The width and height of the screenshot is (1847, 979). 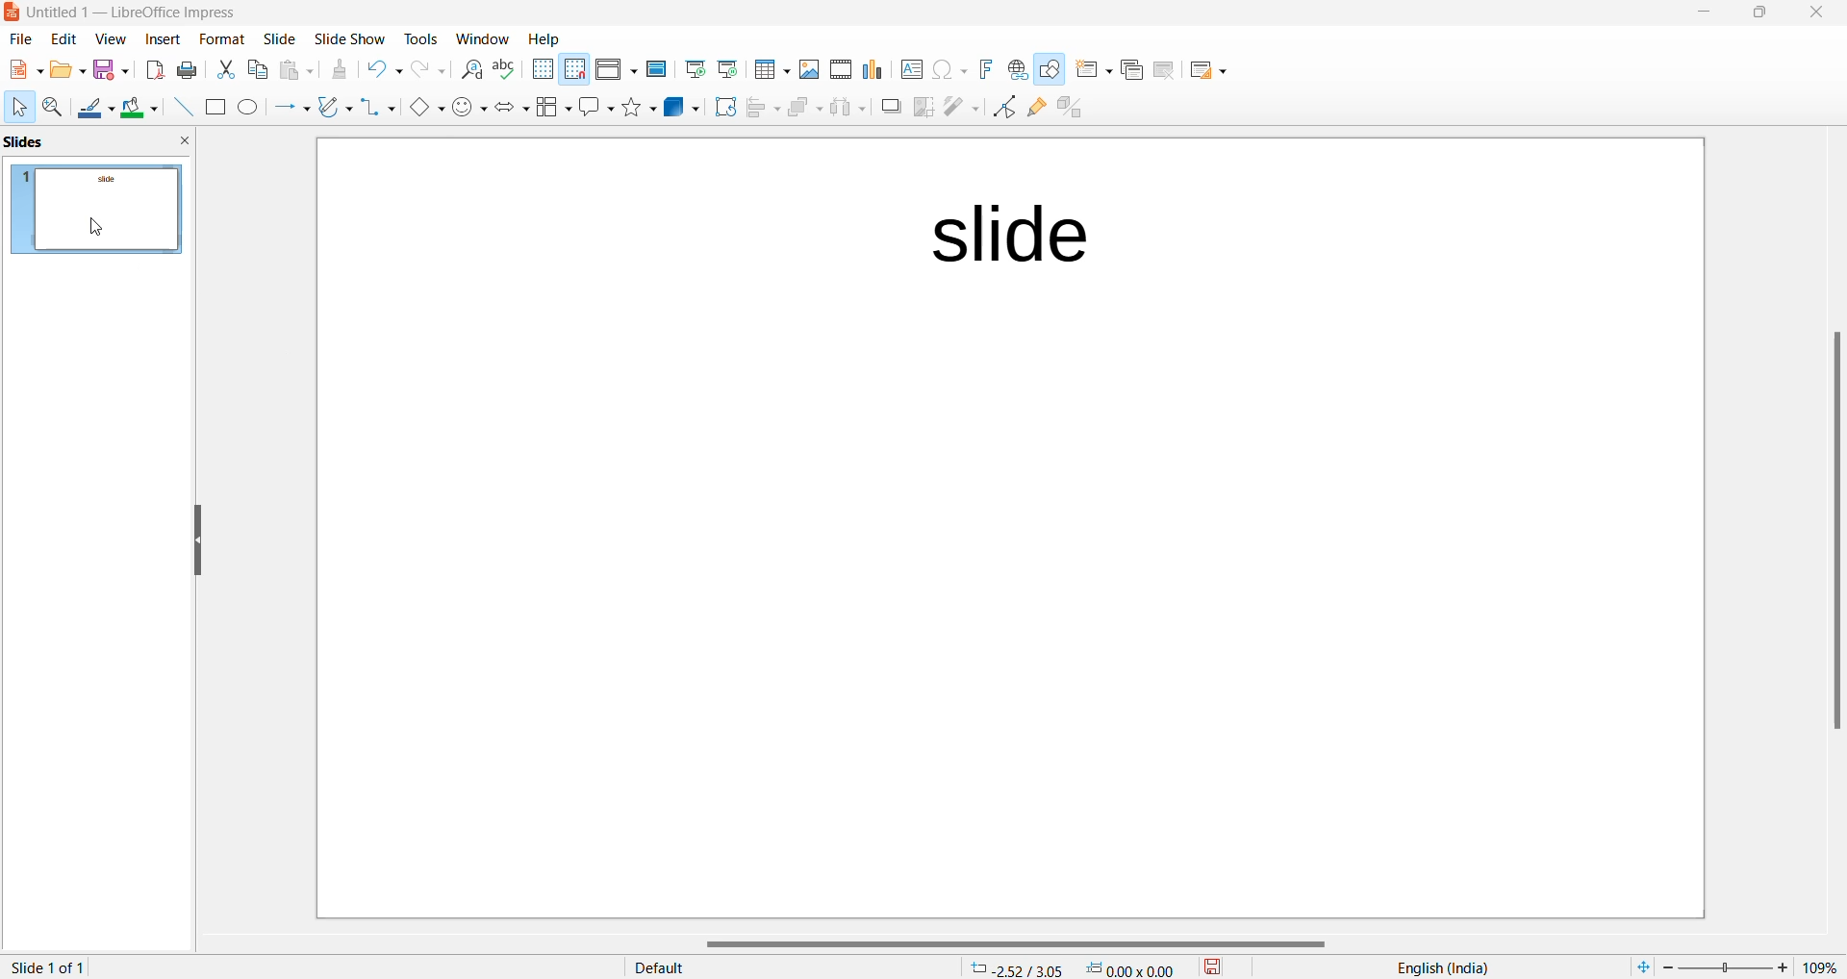 I want to click on symbol shapes, so click(x=470, y=109).